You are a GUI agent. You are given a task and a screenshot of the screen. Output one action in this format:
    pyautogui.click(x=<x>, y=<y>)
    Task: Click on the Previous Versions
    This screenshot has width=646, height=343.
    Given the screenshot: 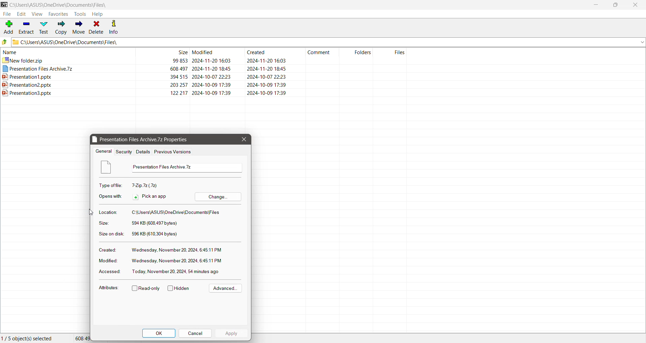 What is the action you would take?
    pyautogui.click(x=174, y=152)
    